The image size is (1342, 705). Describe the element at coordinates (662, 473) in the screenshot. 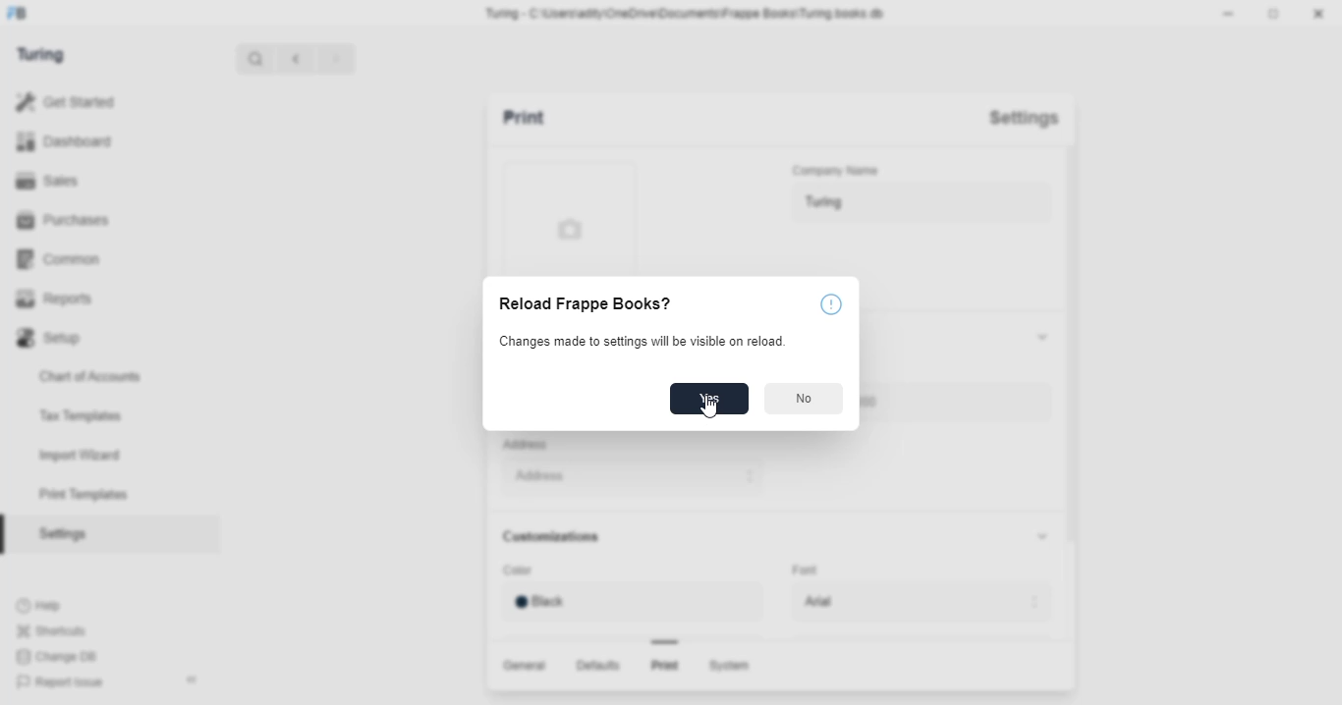

I see `Address ` at that location.